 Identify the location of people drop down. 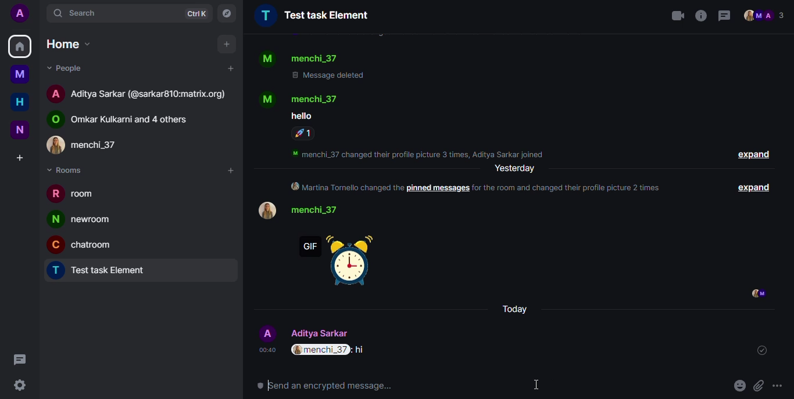
(68, 68).